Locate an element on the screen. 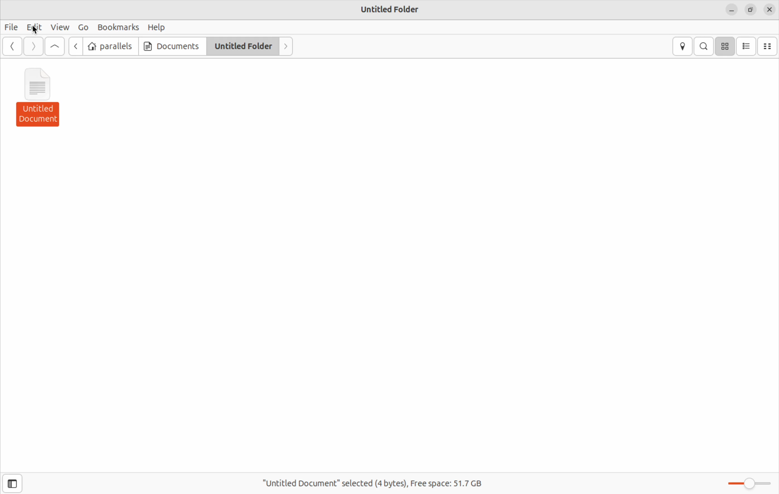  copy is located at coordinates (751, 11).